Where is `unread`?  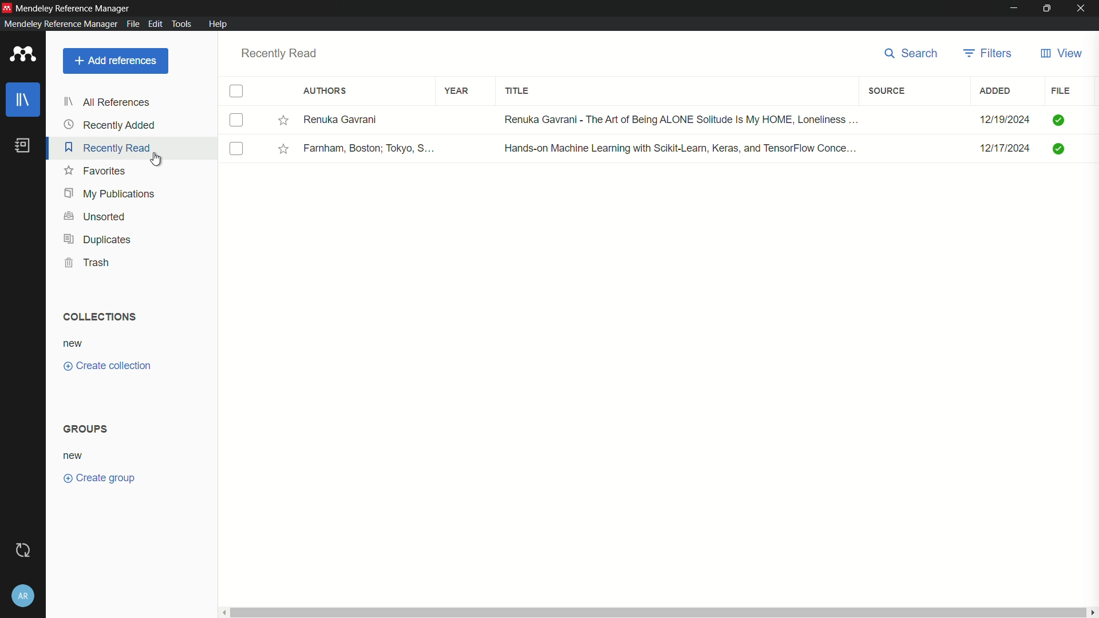
unread is located at coordinates (259, 119).